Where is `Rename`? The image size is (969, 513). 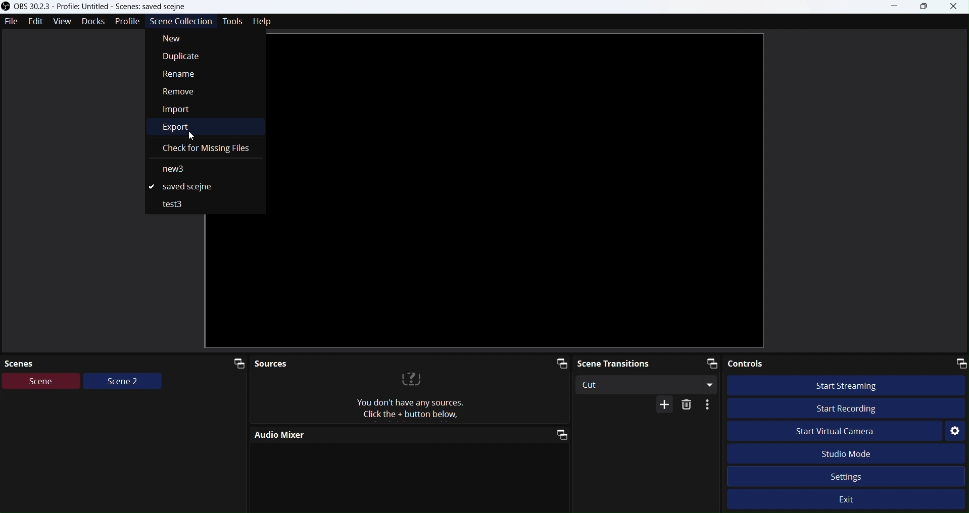
Rename is located at coordinates (193, 75).